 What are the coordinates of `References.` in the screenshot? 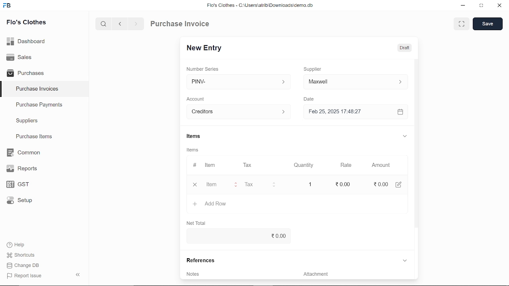 It's located at (202, 260).